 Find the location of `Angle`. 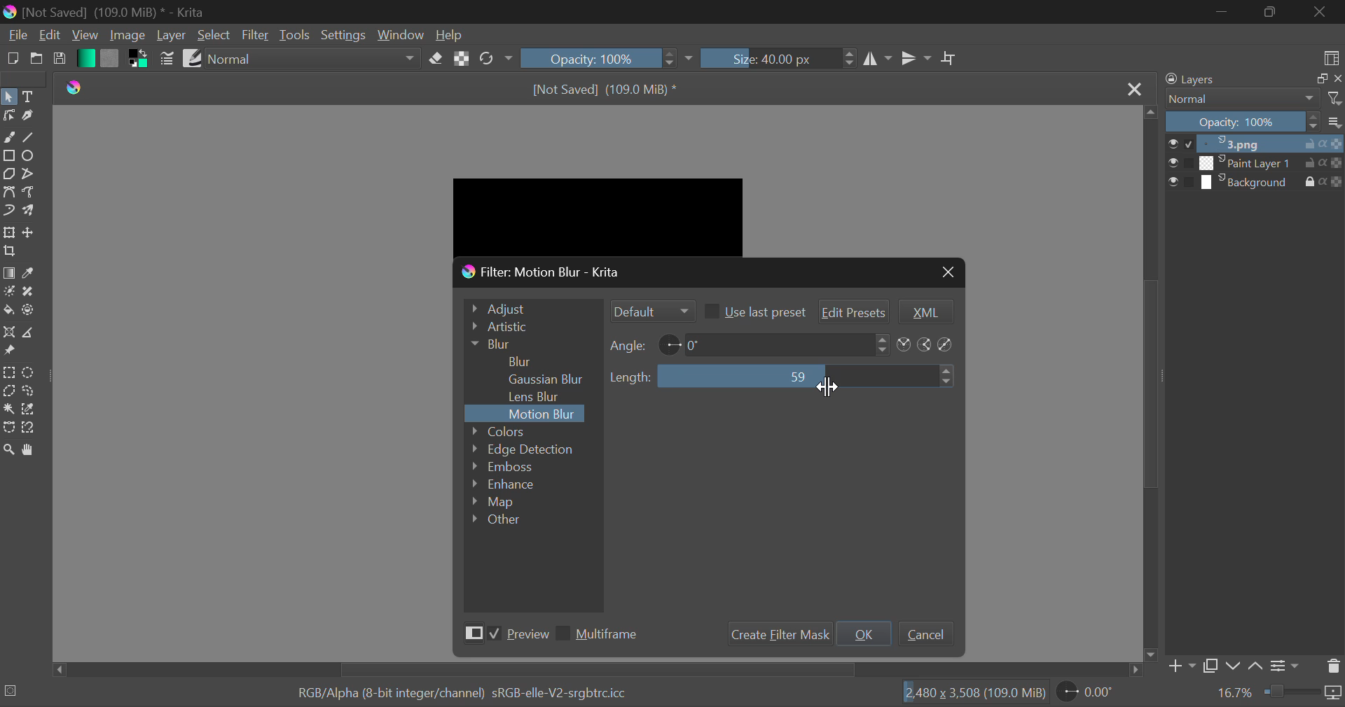

Angle is located at coordinates (629, 345).